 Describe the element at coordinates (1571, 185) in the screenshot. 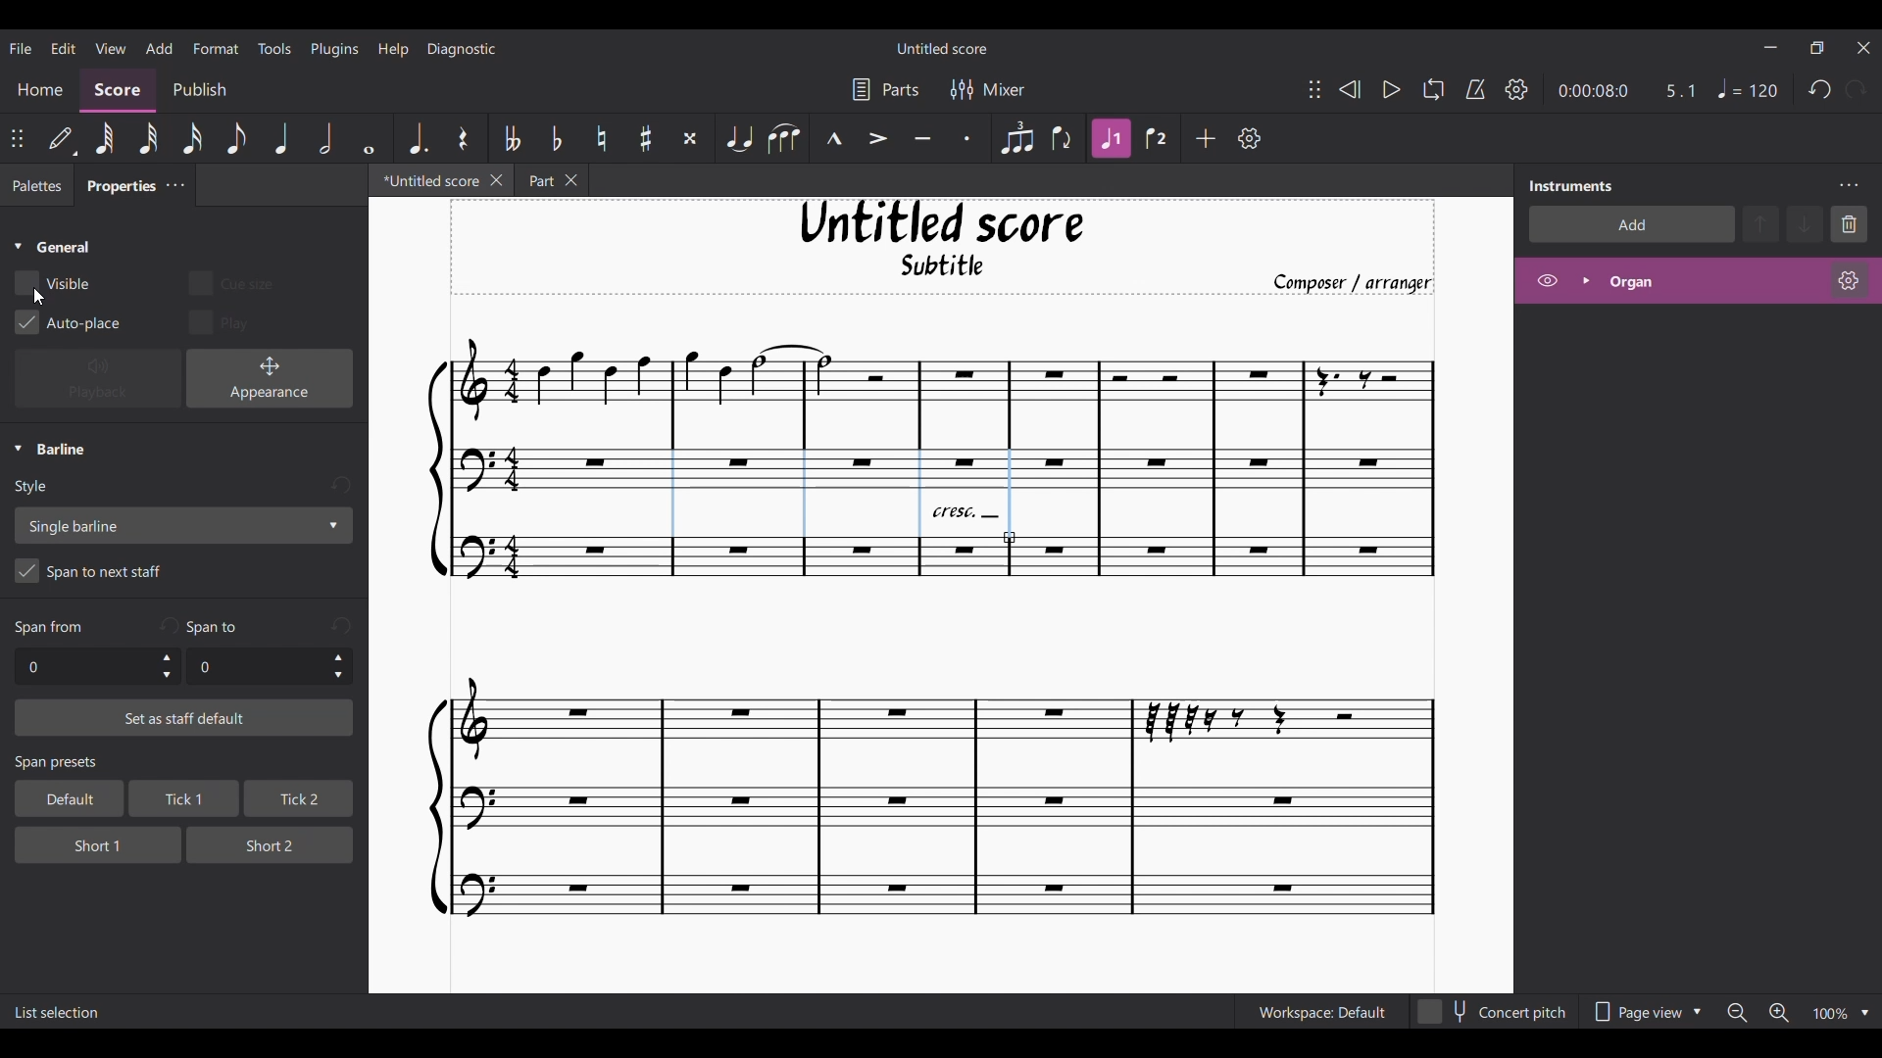

I see `Panel title` at that location.